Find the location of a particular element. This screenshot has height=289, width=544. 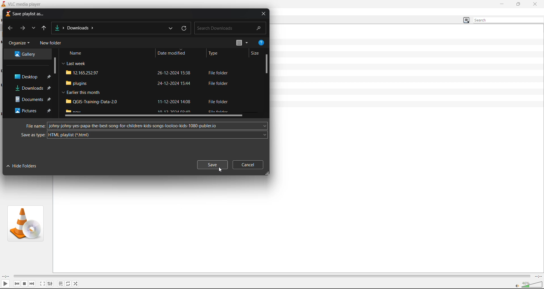

previous is located at coordinates (16, 283).